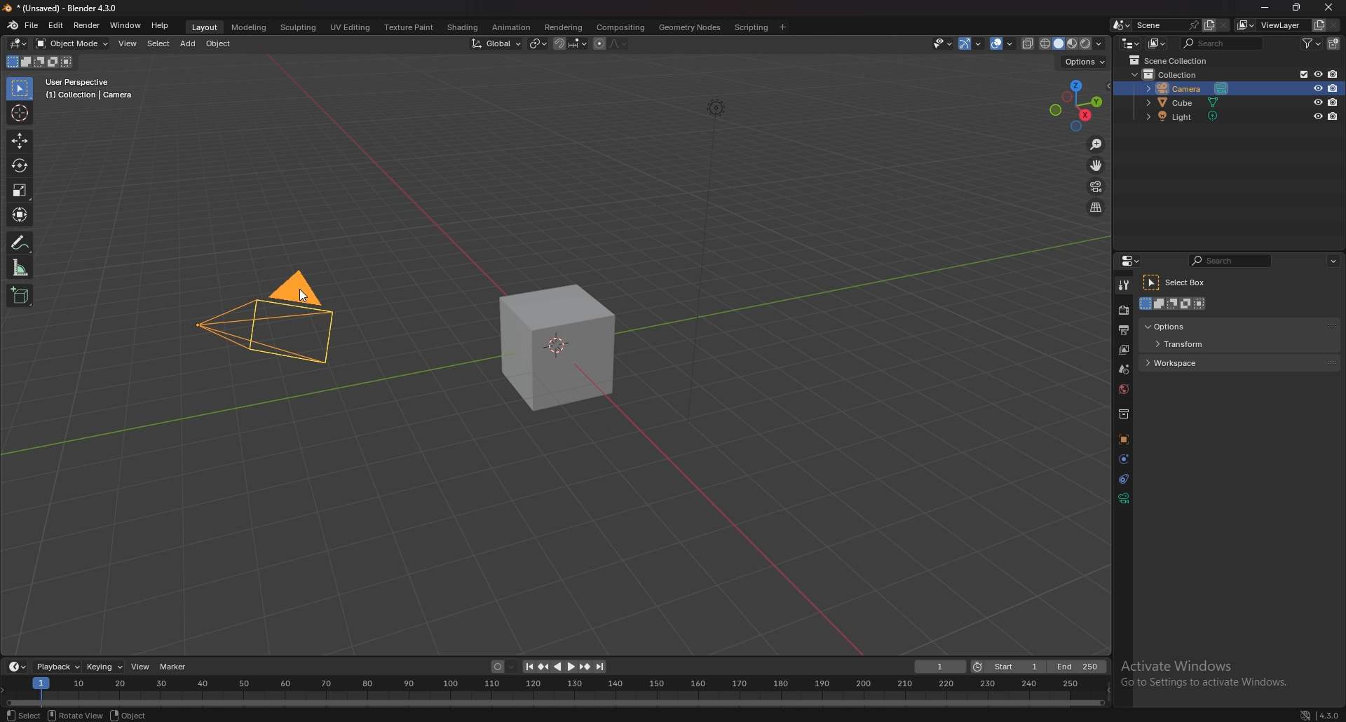 This screenshot has height=722, width=1346. Describe the element at coordinates (1298, 74) in the screenshot. I see `exclude from viewlayer` at that location.